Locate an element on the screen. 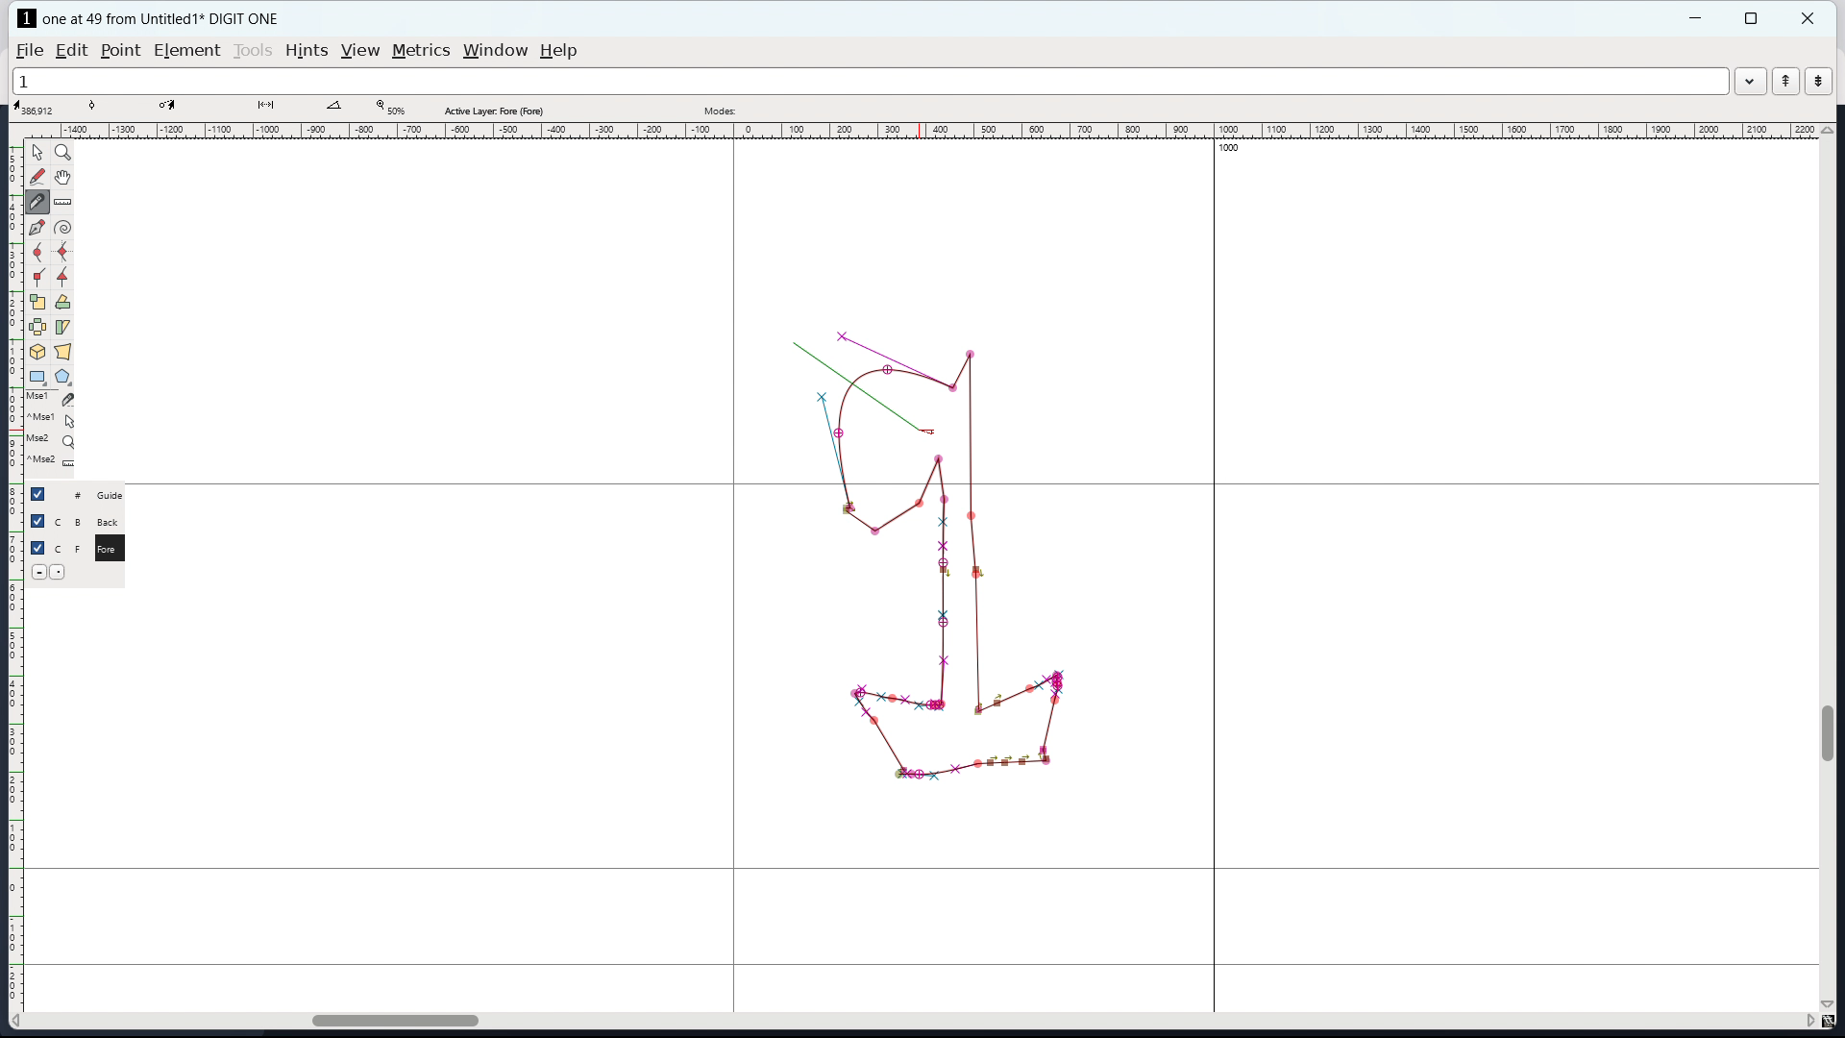 This screenshot has height=1038, width=1845. add a tangent point is located at coordinates (64, 277).